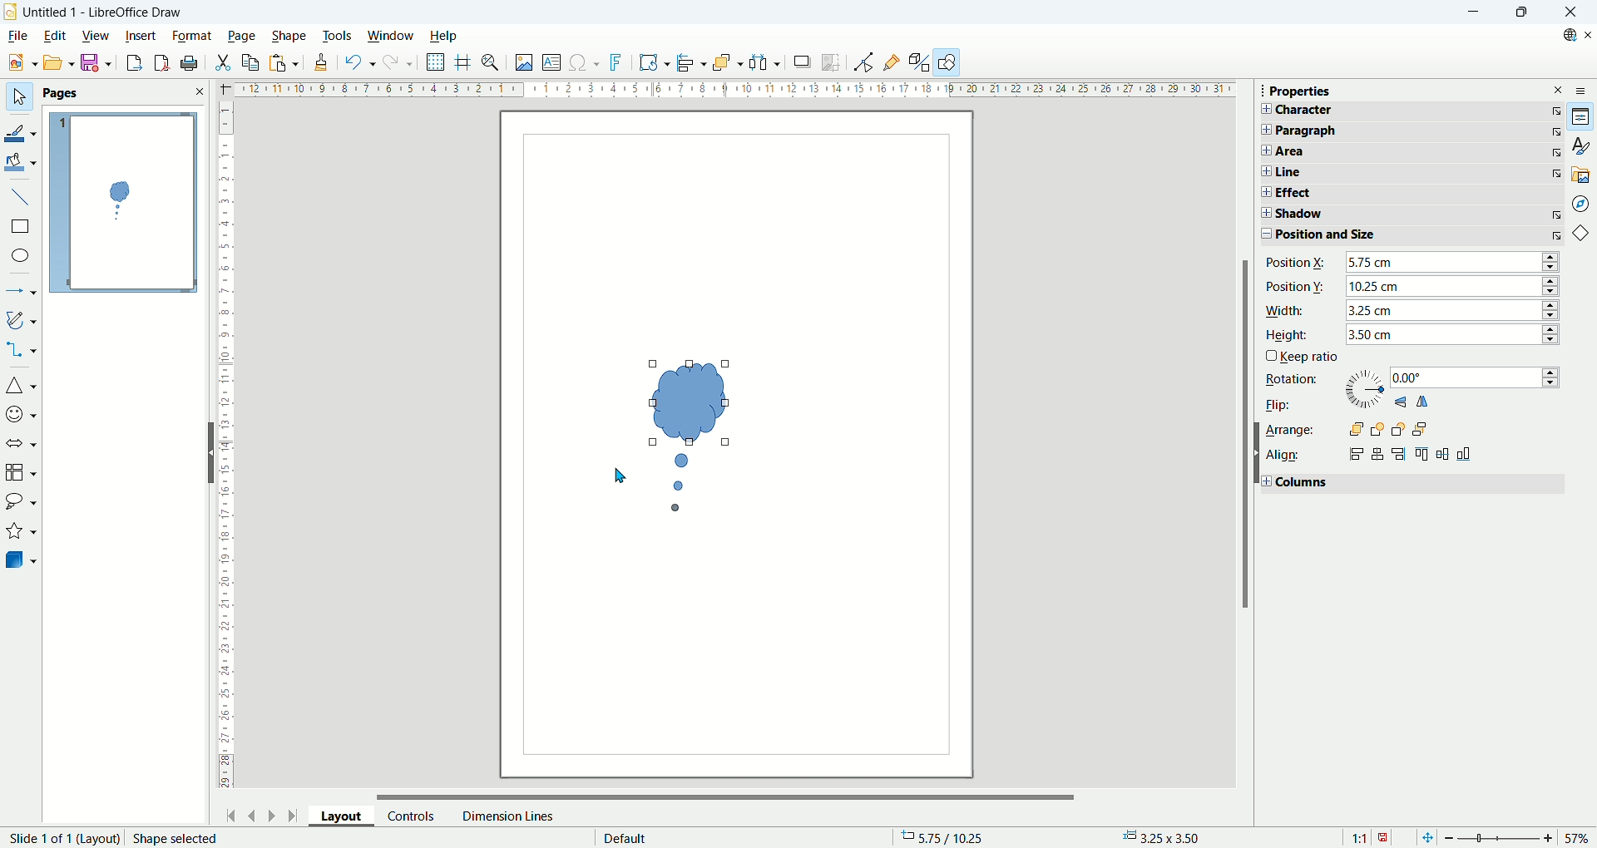  What do you see at coordinates (339, 34) in the screenshot?
I see `tools` at bounding box center [339, 34].